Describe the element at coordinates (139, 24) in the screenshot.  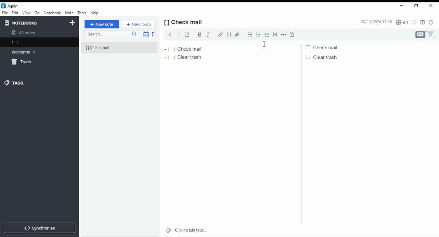
I see `New to-do` at that location.